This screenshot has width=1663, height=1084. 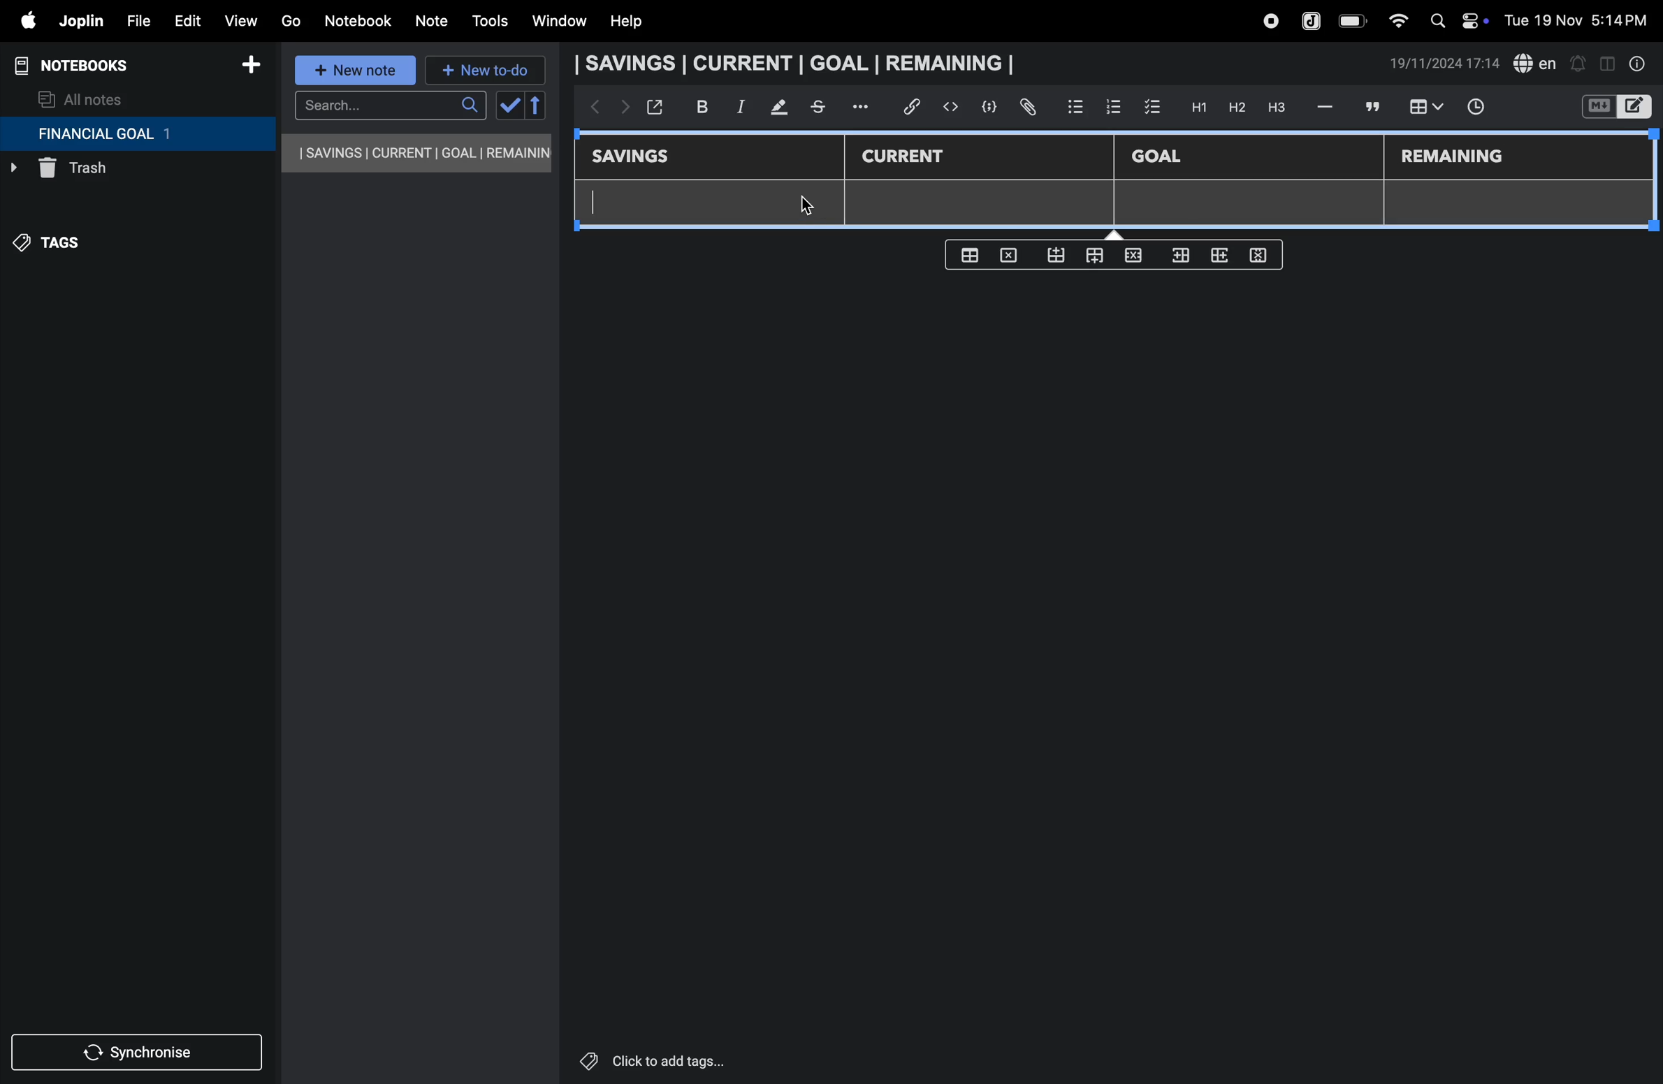 What do you see at coordinates (1026, 108) in the screenshot?
I see `attach file` at bounding box center [1026, 108].